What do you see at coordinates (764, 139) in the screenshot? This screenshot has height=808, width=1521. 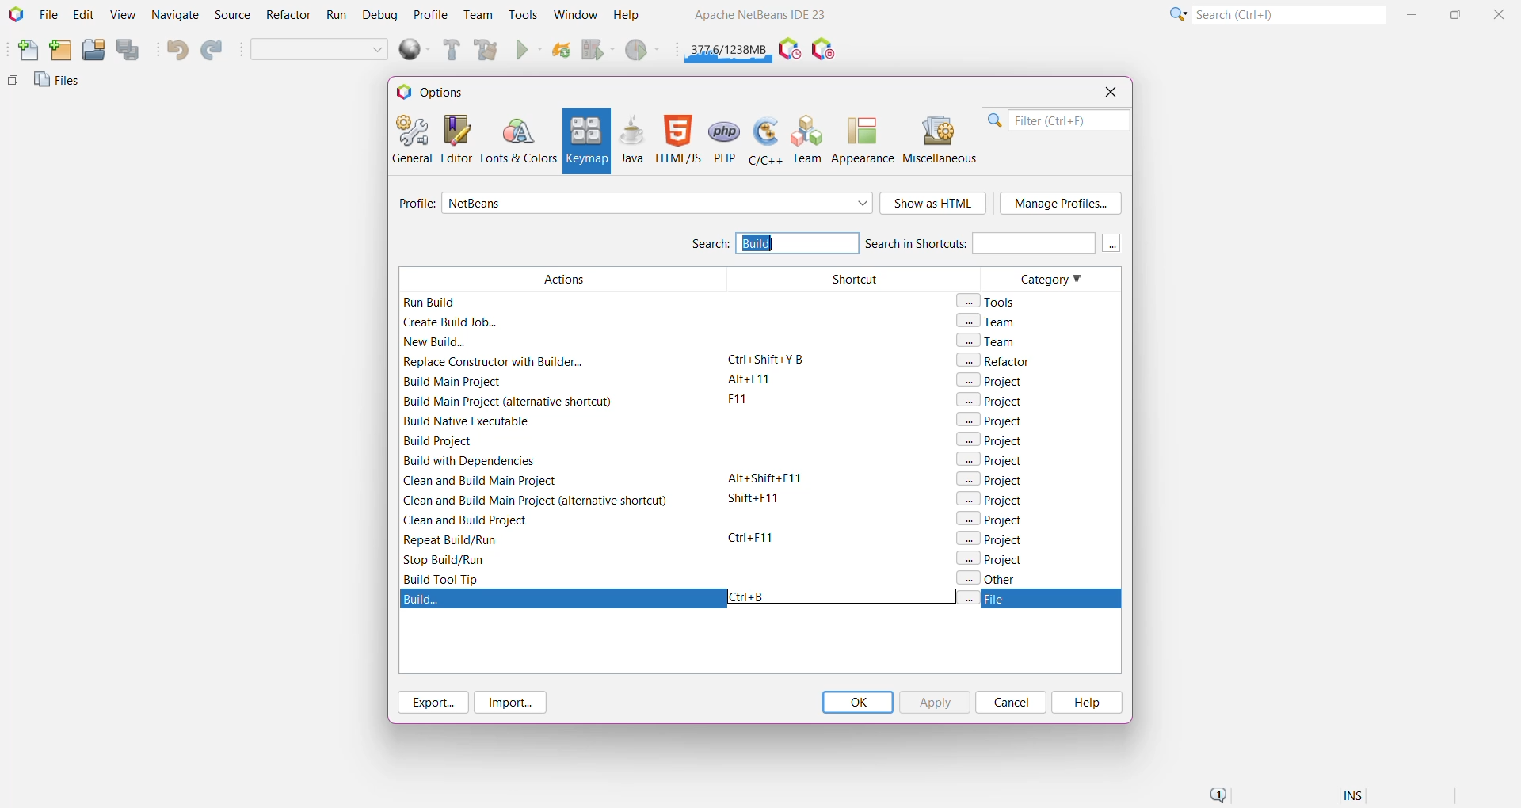 I see `C/C++` at bounding box center [764, 139].